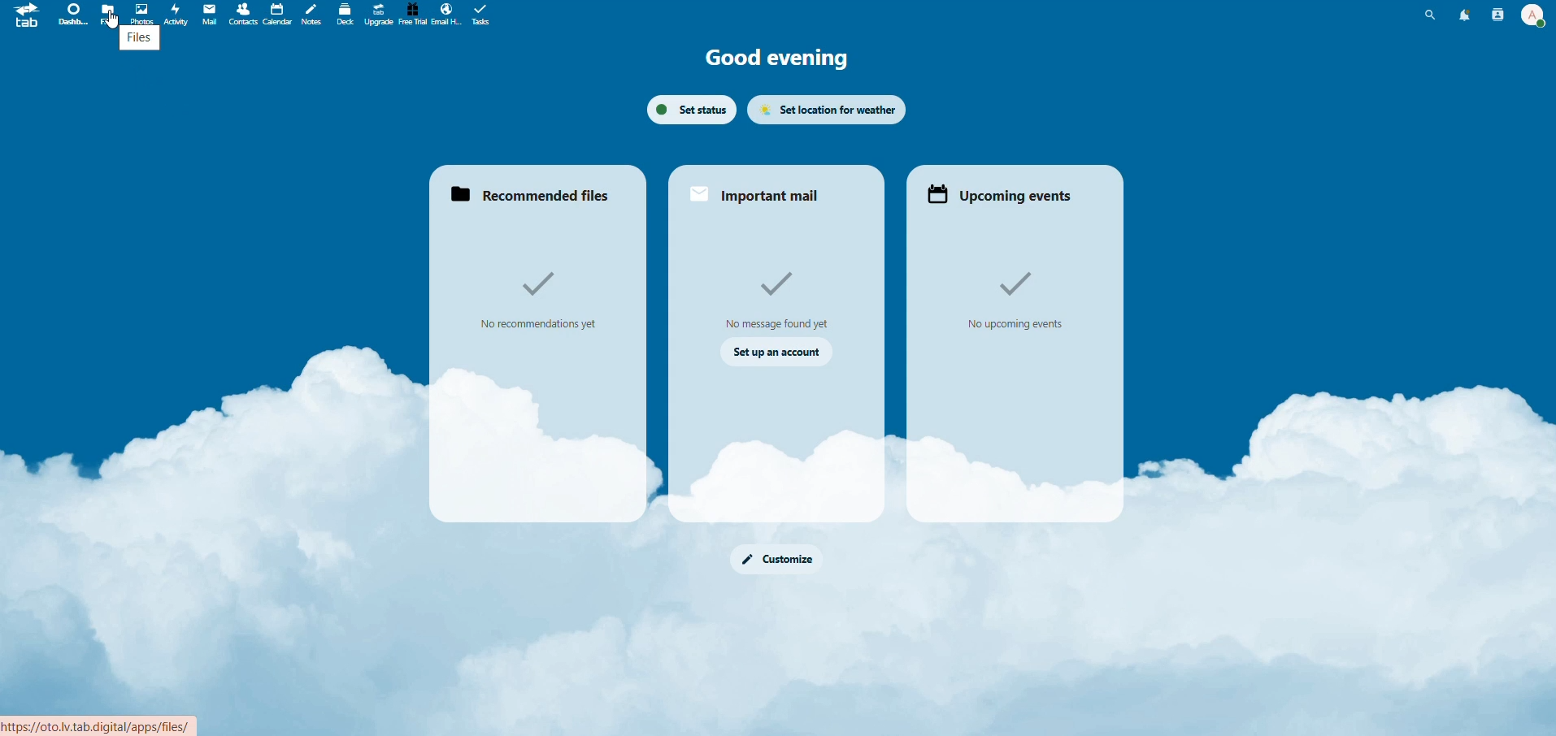  Describe the element at coordinates (70, 15) in the screenshot. I see `dashboard` at that location.